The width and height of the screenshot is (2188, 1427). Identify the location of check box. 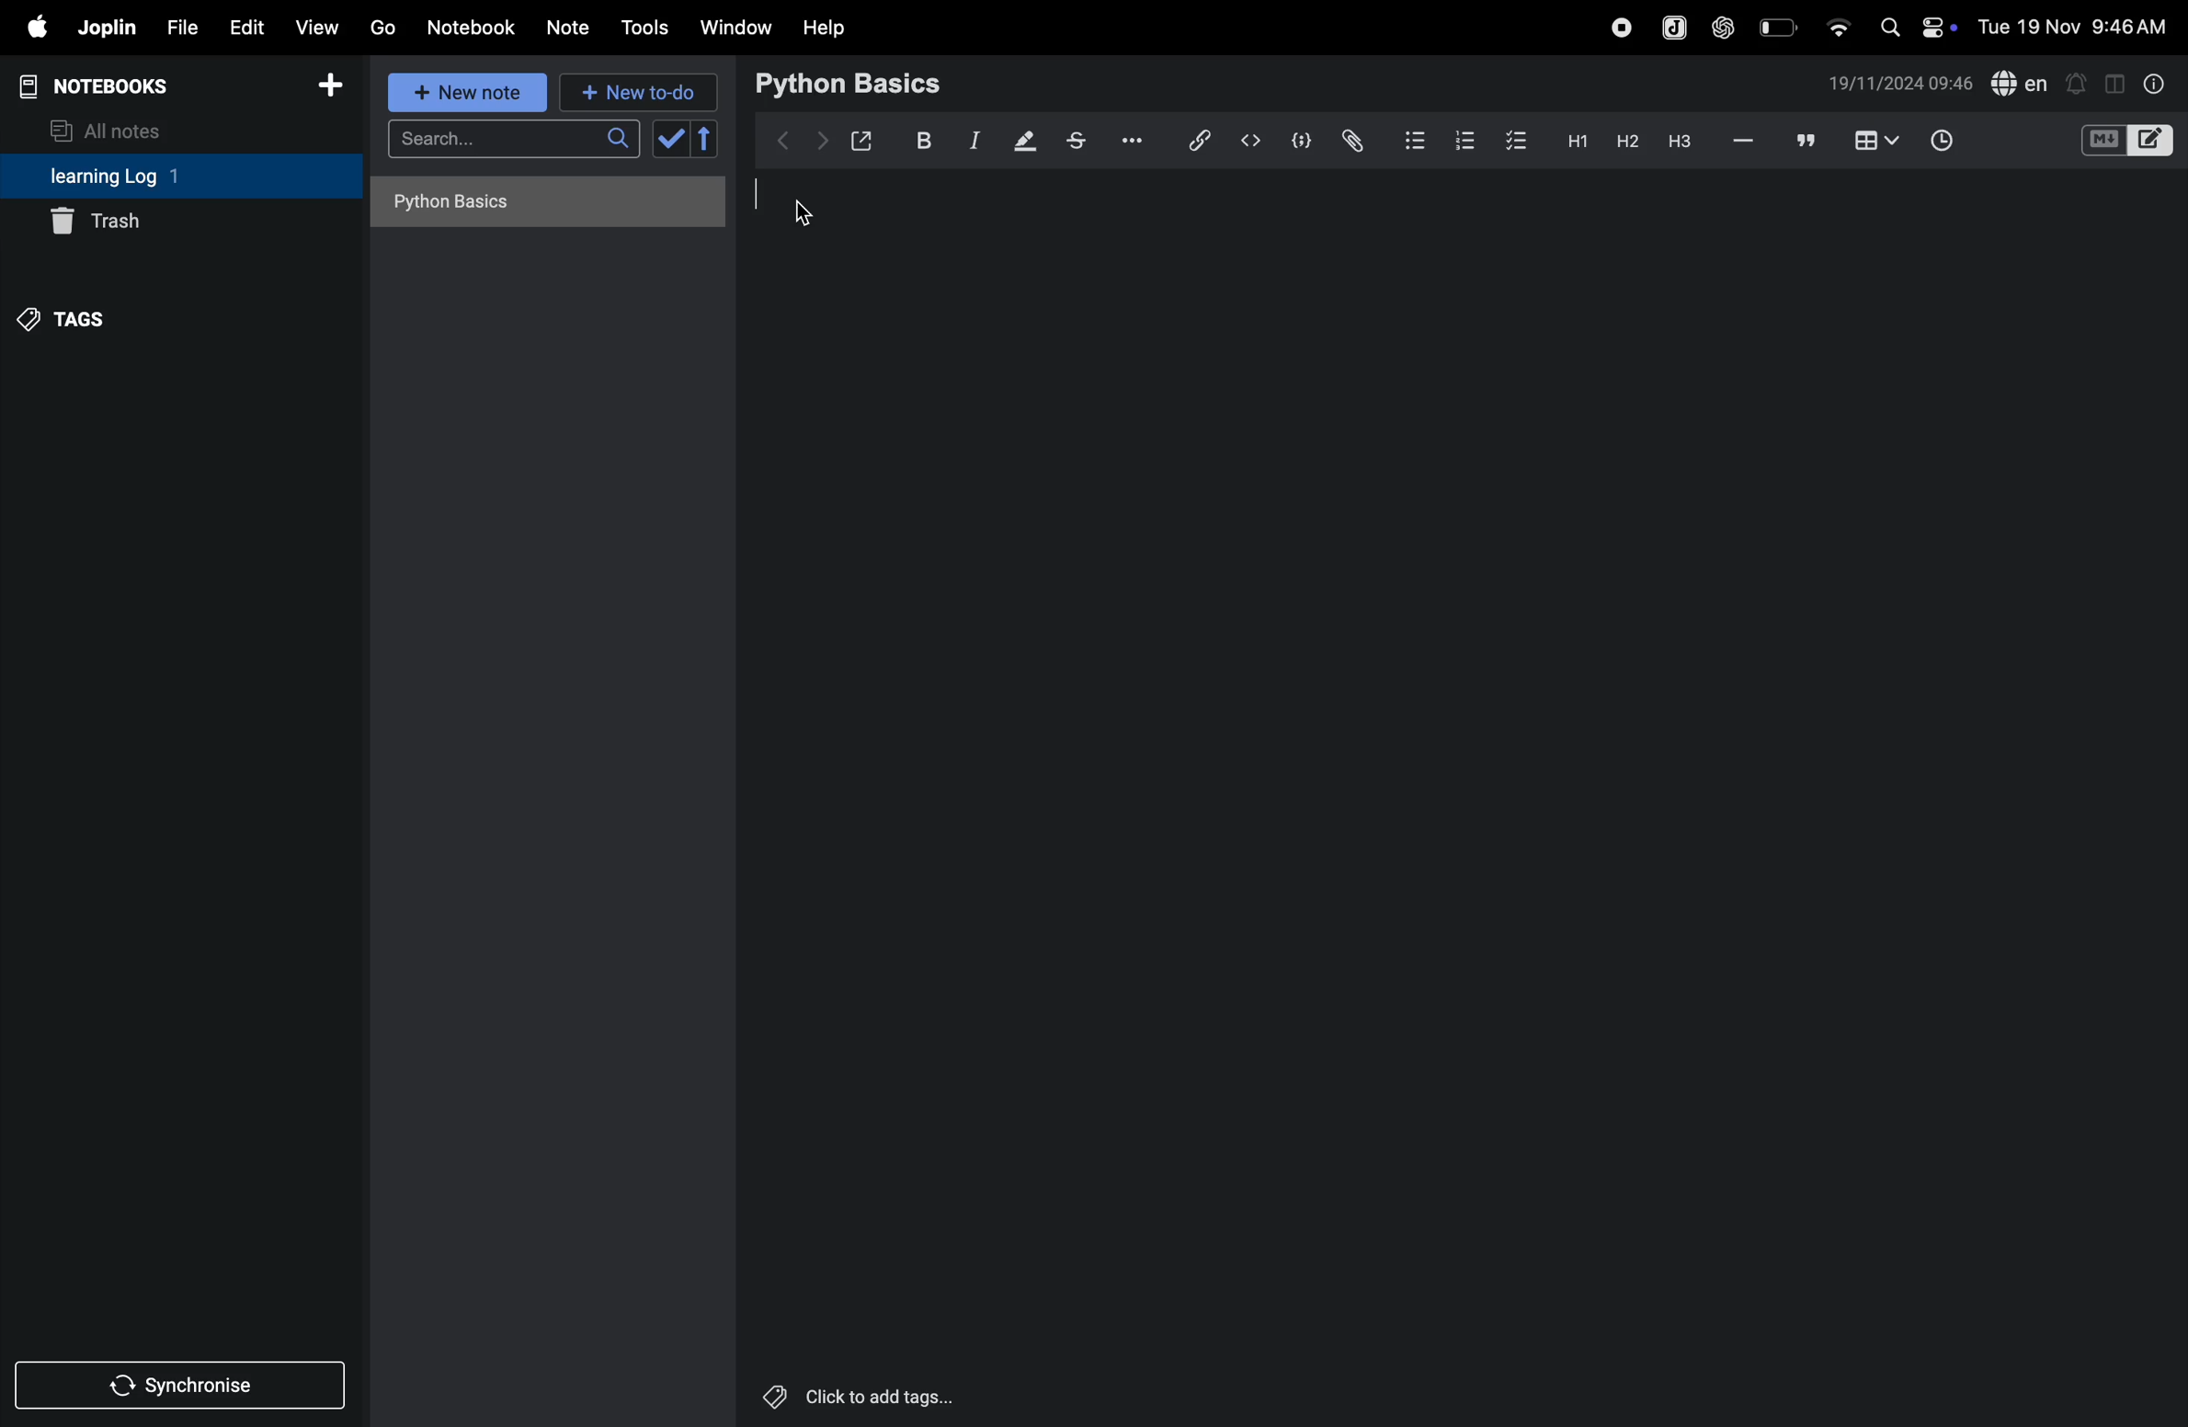
(689, 139).